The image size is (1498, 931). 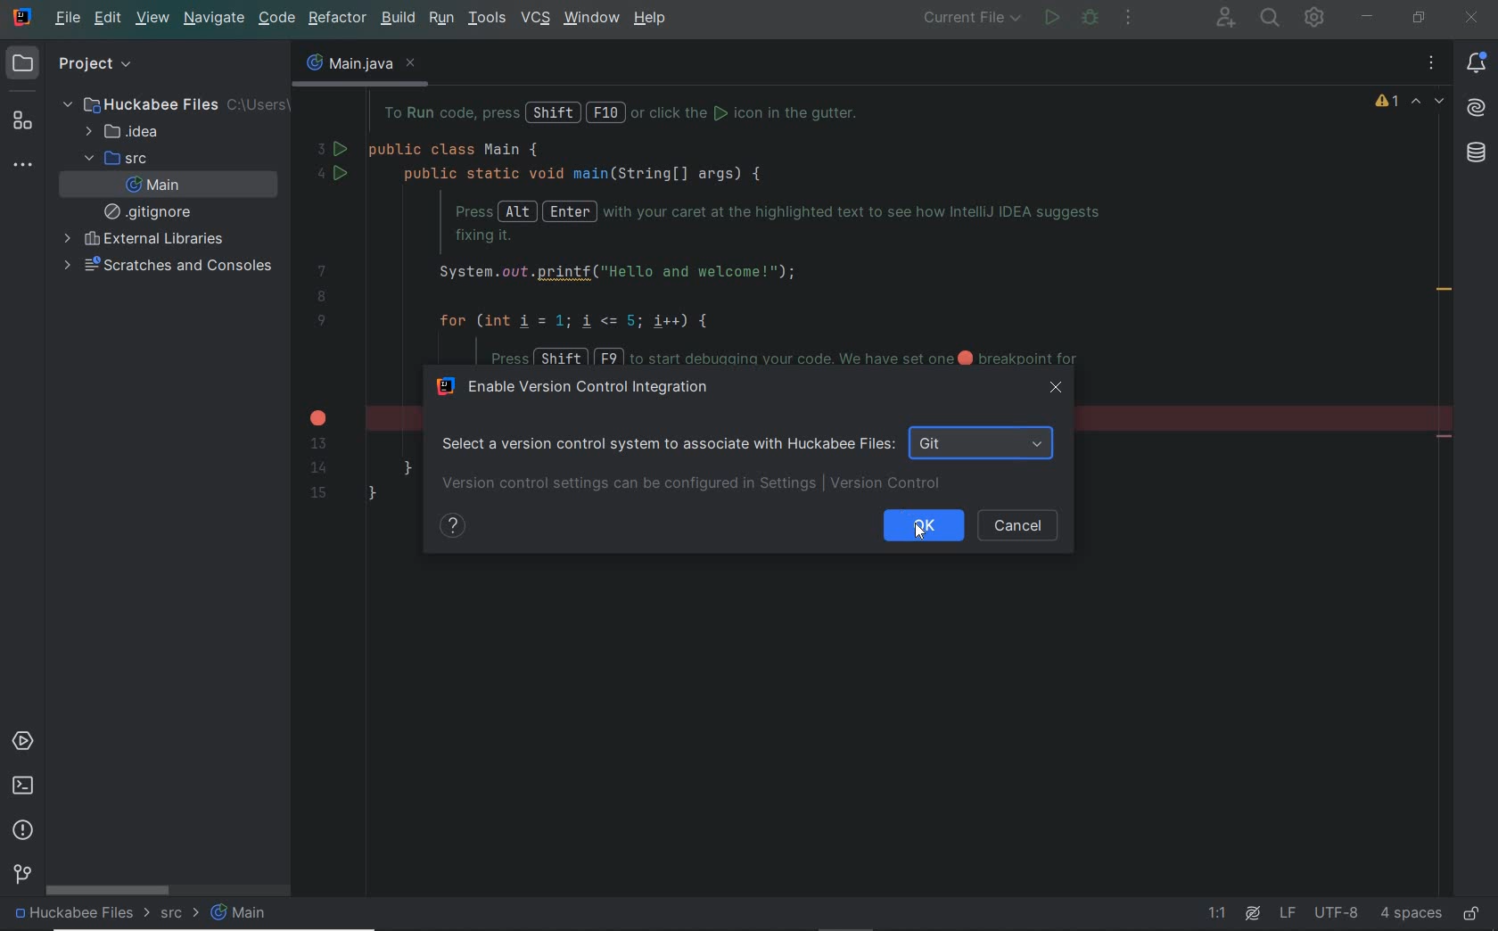 I want to click on build, so click(x=399, y=18).